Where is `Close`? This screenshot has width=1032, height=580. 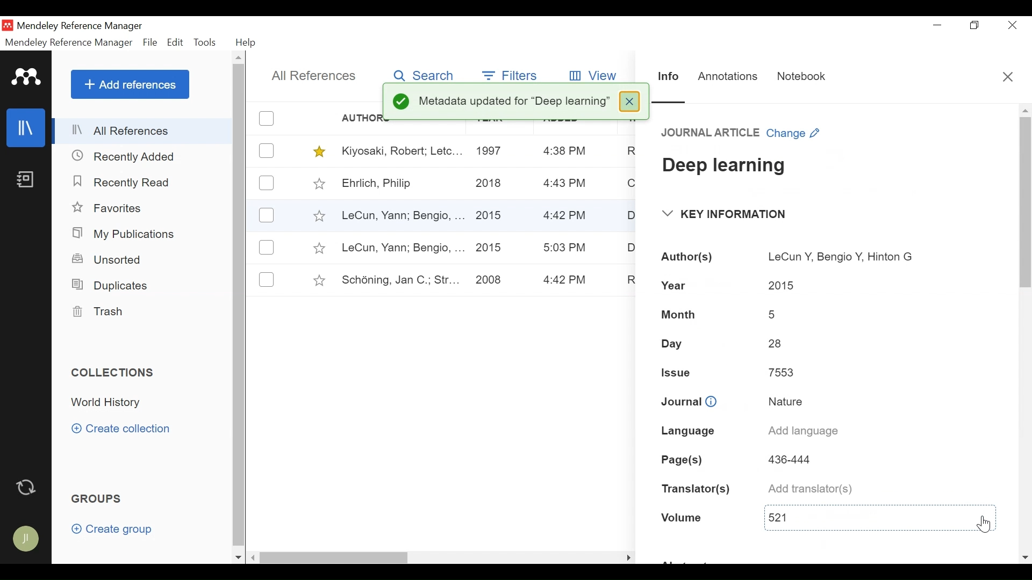 Close is located at coordinates (1008, 79).